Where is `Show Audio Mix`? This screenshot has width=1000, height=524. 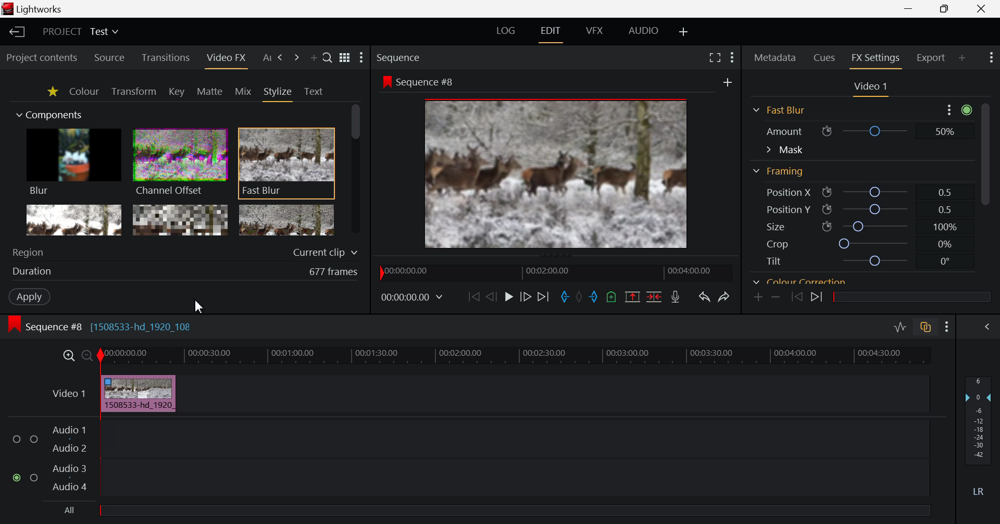
Show Audio Mix is located at coordinates (987, 326).